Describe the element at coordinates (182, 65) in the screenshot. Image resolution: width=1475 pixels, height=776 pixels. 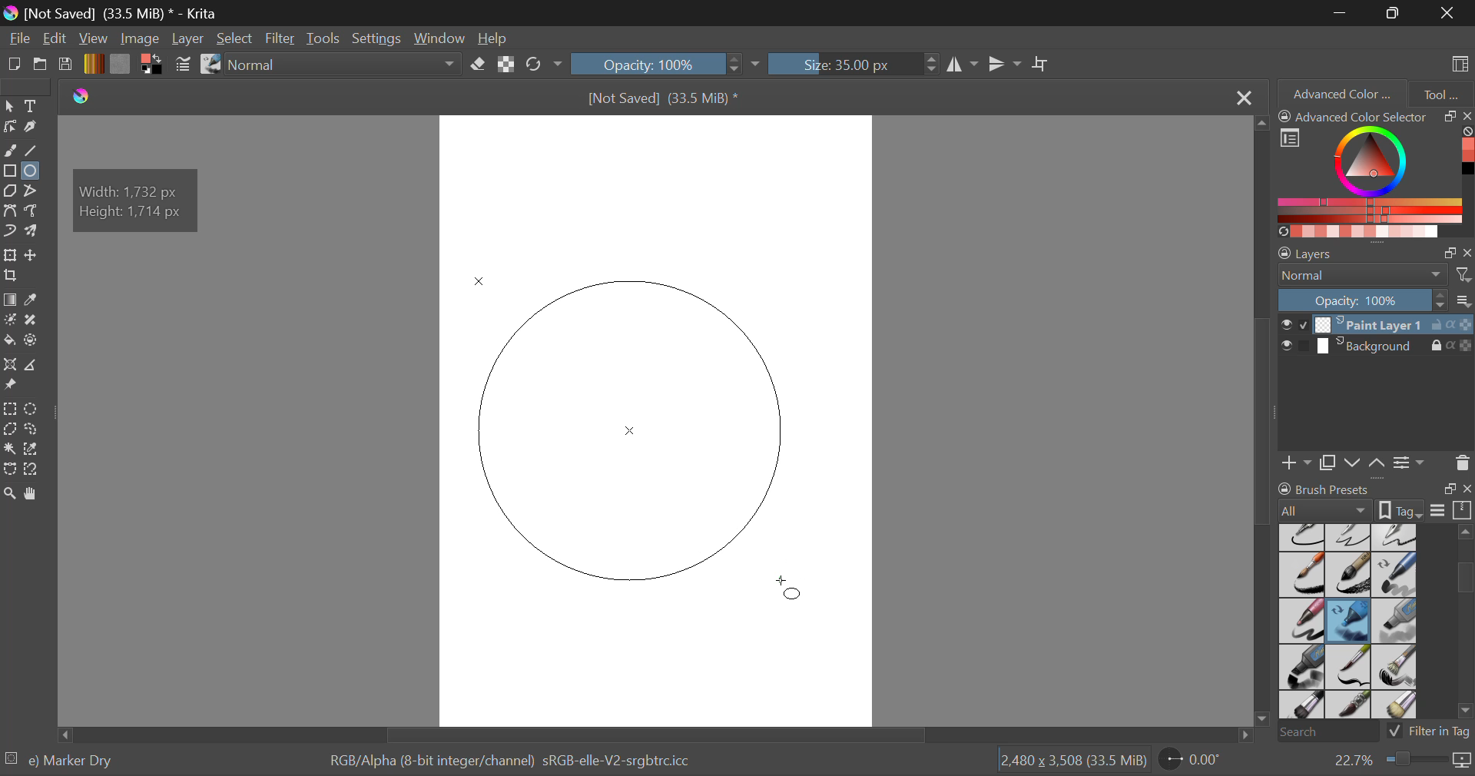
I see `Brush Settings` at that location.